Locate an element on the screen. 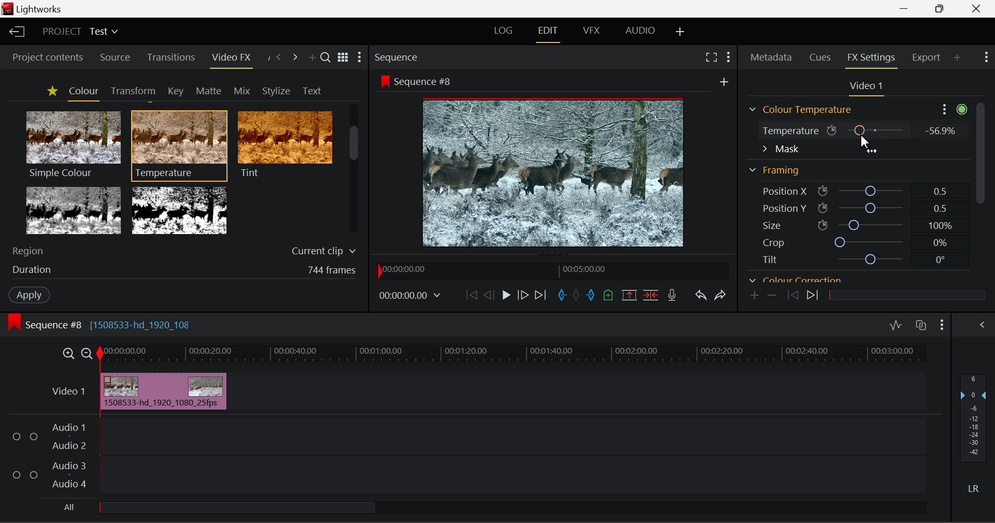 This screenshot has width=995, height=523. Search is located at coordinates (326, 59).